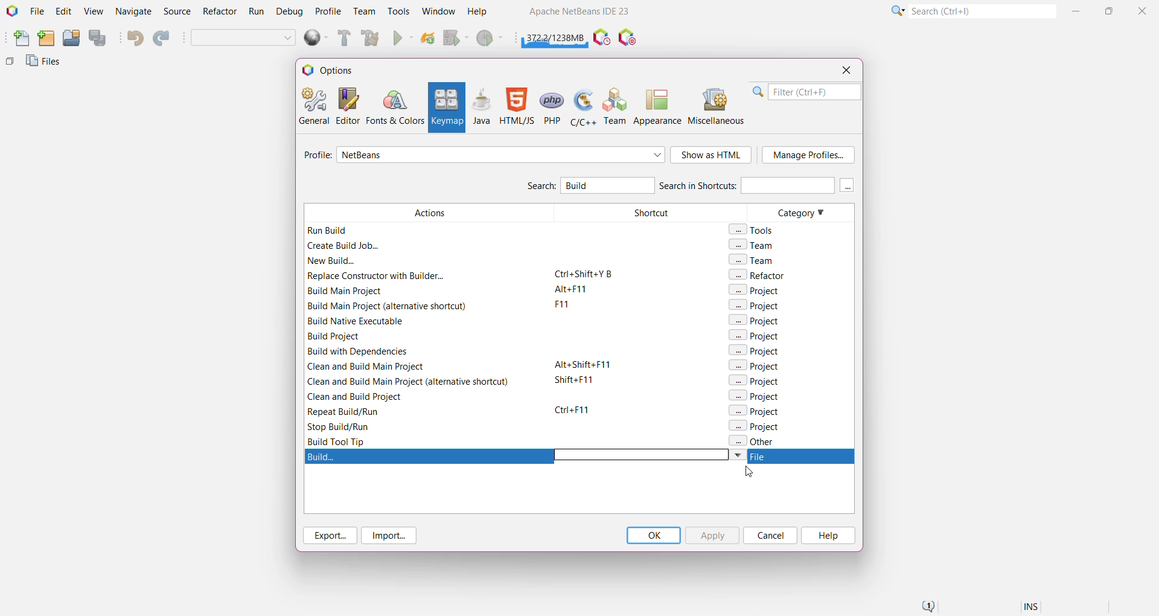  I want to click on Insert Mode, so click(1032, 608).